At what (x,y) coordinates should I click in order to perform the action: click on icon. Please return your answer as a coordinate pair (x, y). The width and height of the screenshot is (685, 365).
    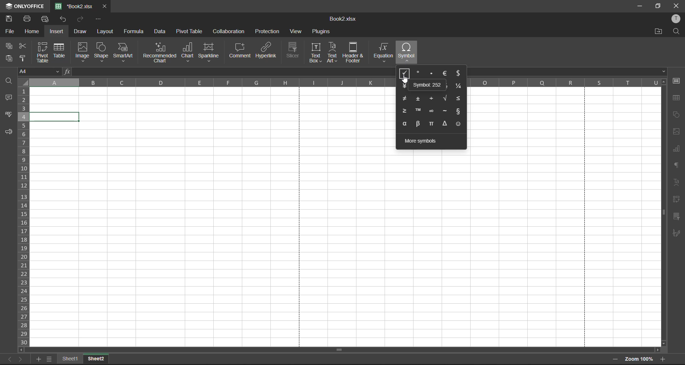
    Looking at the image, I should click on (8, 6).